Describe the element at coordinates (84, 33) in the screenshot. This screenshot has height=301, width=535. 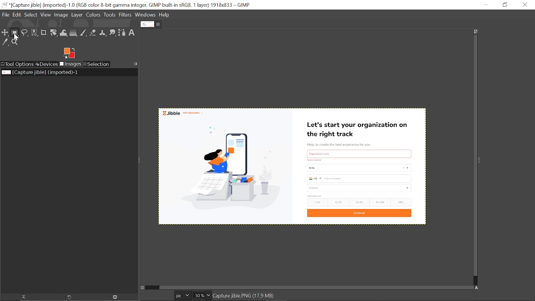
I see `Paintbrush tool` at that location.